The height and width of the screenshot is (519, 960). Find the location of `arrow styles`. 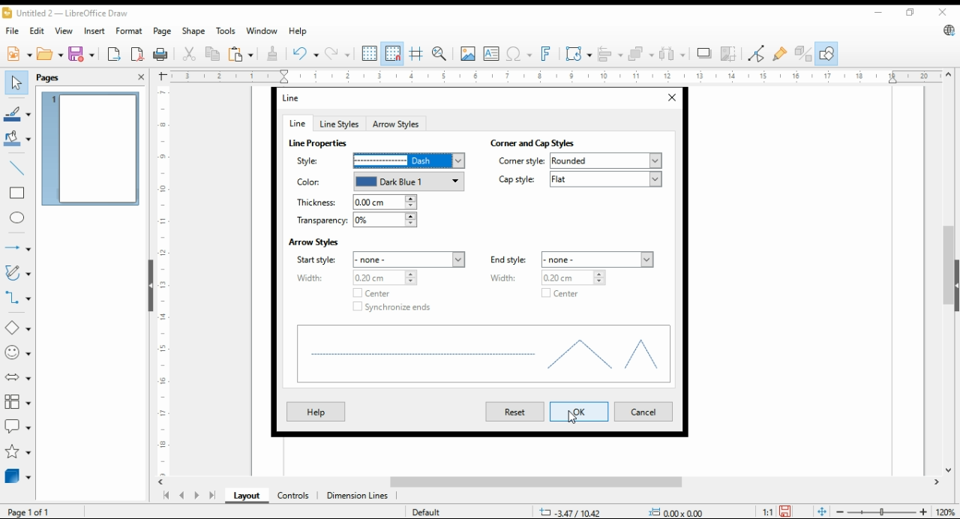

arrow styles is located at coordinates (313, 241).